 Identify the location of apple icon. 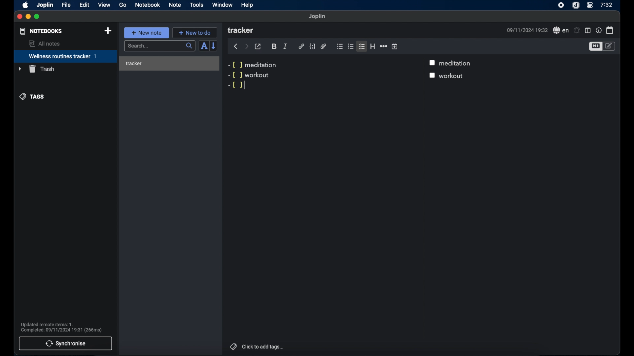
(26, 5).